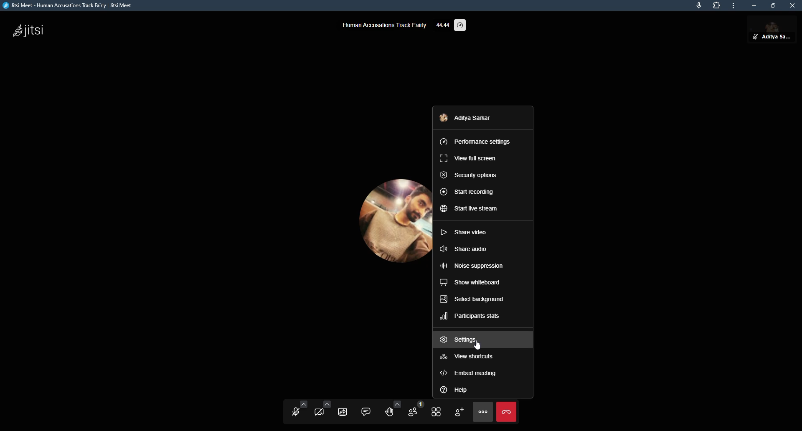 This screenshot has height=431, width=802. I want to click on view full screen, so click(467, 157).